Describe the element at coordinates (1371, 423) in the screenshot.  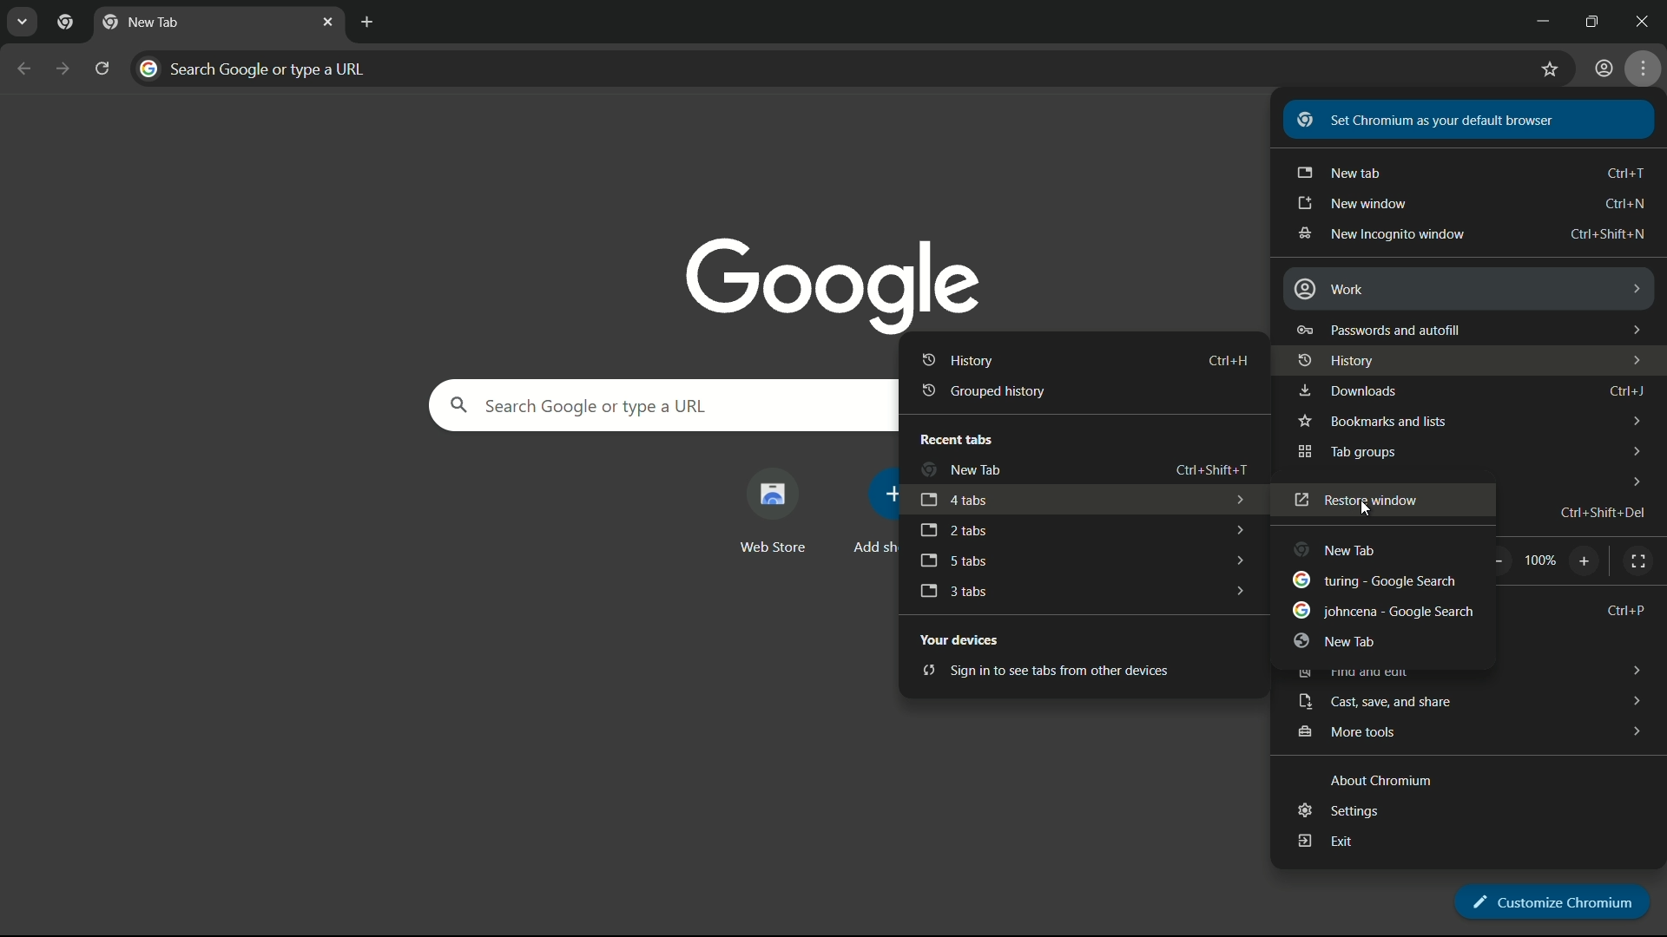
I see `bookmark and lists` at that location.